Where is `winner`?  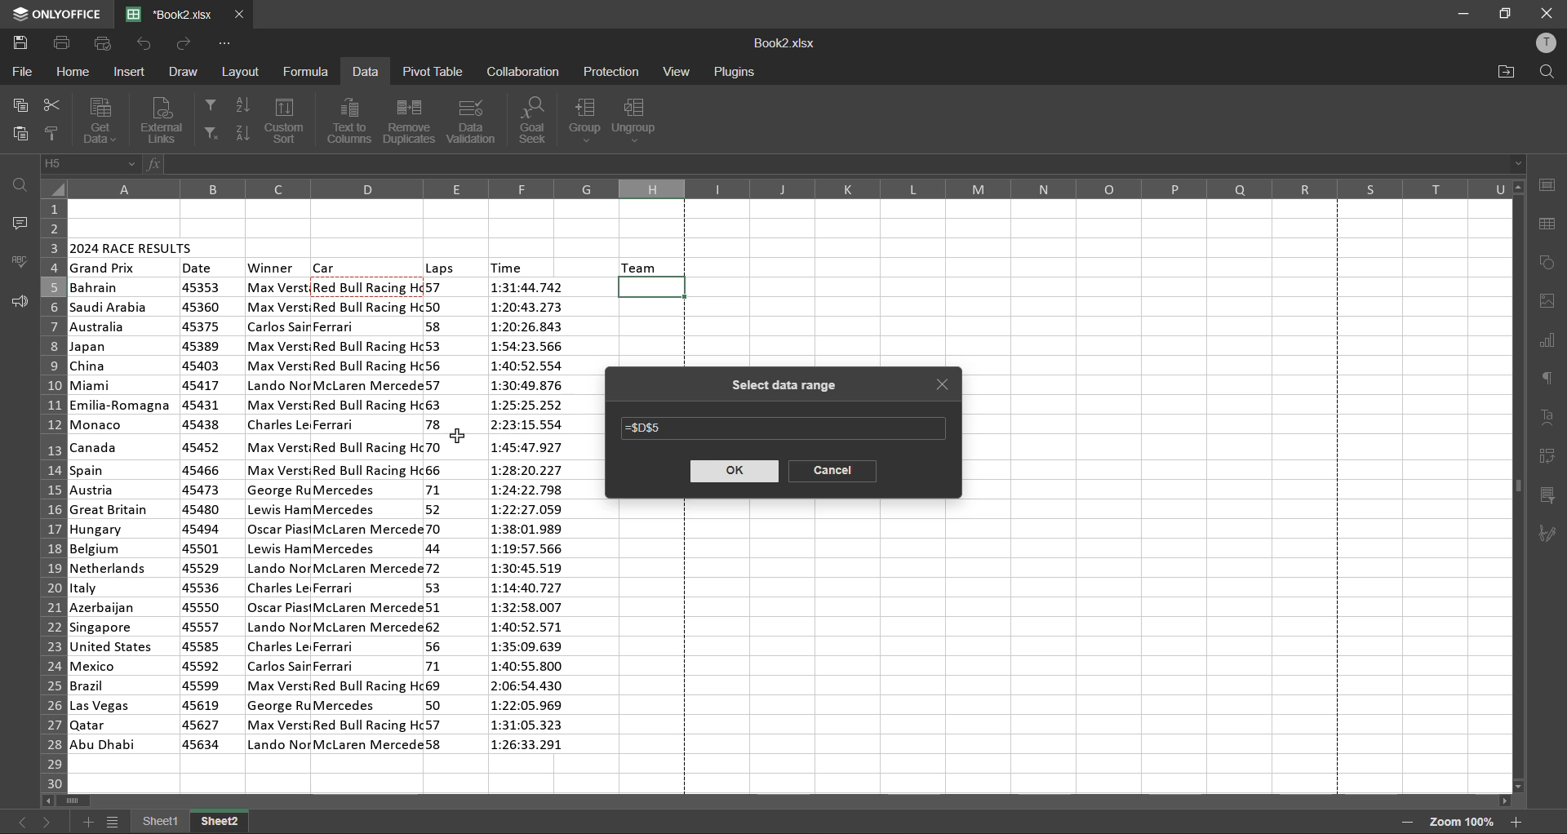 winner is located at coordinates (272, 268).